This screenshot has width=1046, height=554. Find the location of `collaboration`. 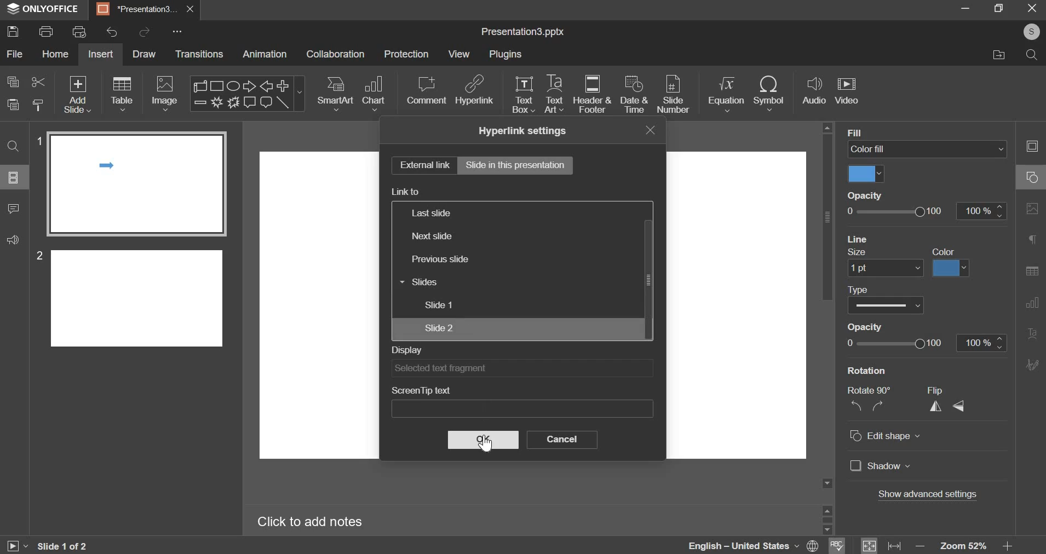

collaboration is located at coordinates (336, 54).